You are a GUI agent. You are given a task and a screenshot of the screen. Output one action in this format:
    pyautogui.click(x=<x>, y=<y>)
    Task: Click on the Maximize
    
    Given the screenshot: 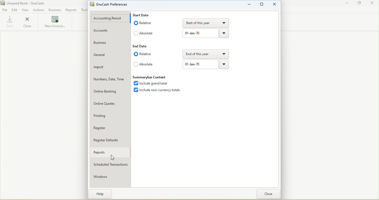 What is the action you would take?
    pyautogui.click(x=263, y=5)
    